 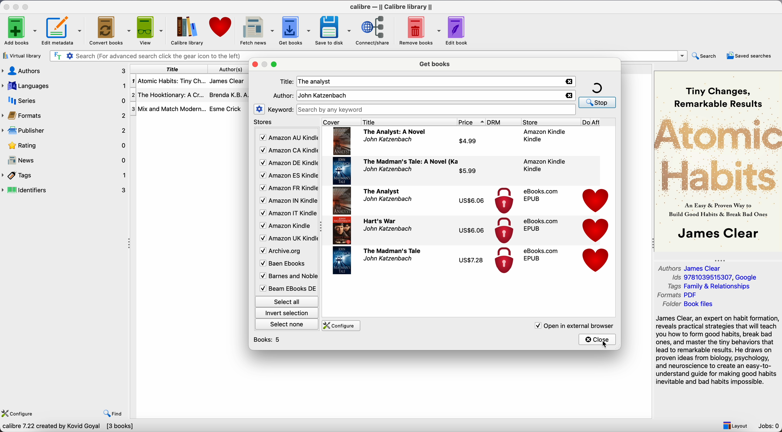 I want to click on stores, so click(x=264, y=123).